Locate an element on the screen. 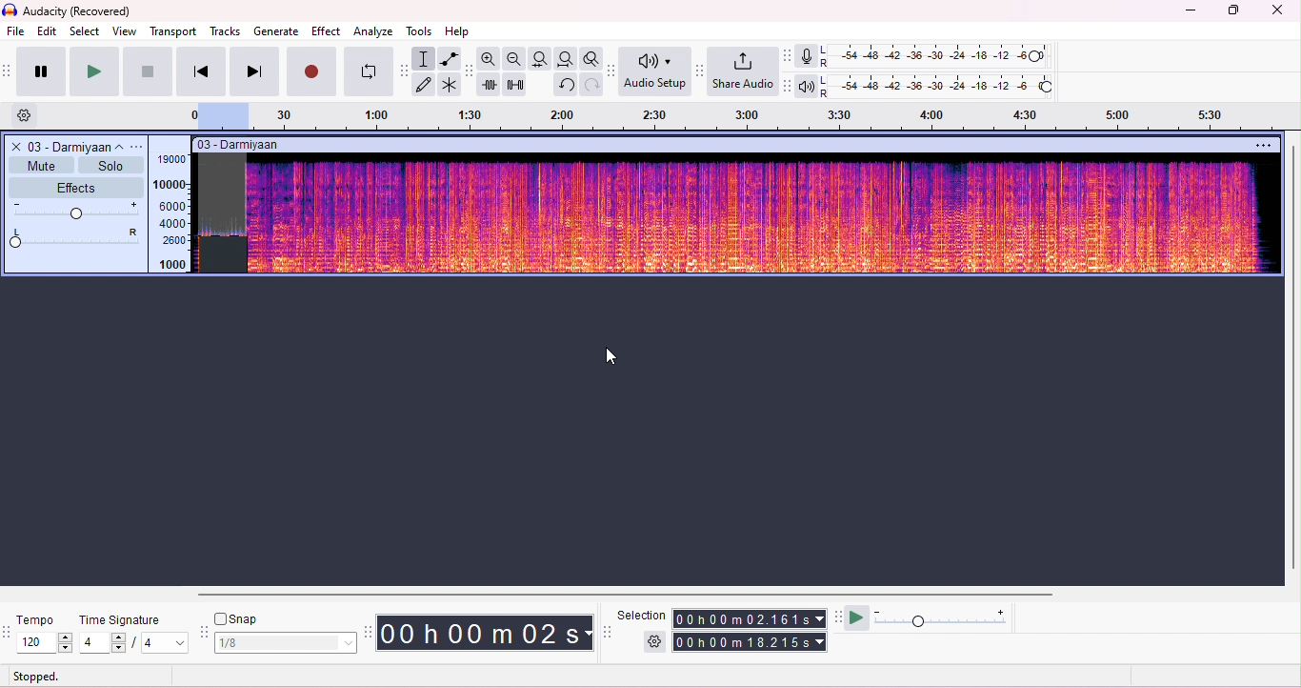  mute is located at coordinates (42, 164).